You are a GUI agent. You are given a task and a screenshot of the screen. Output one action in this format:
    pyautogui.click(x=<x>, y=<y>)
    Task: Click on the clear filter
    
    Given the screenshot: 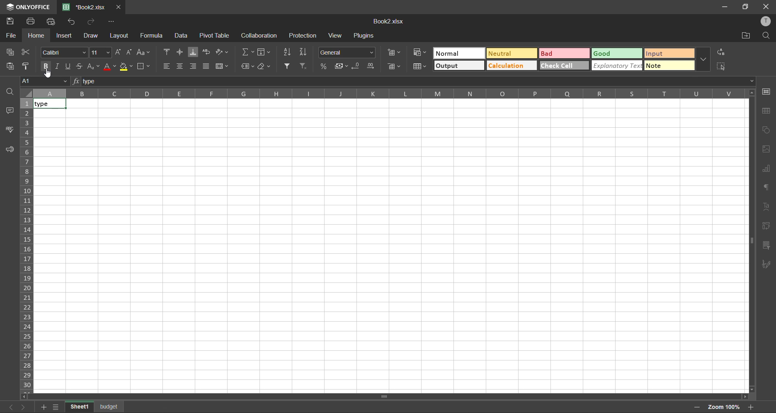 What is the action you would take?
    pyautogui.click(x=303, y=67)
    